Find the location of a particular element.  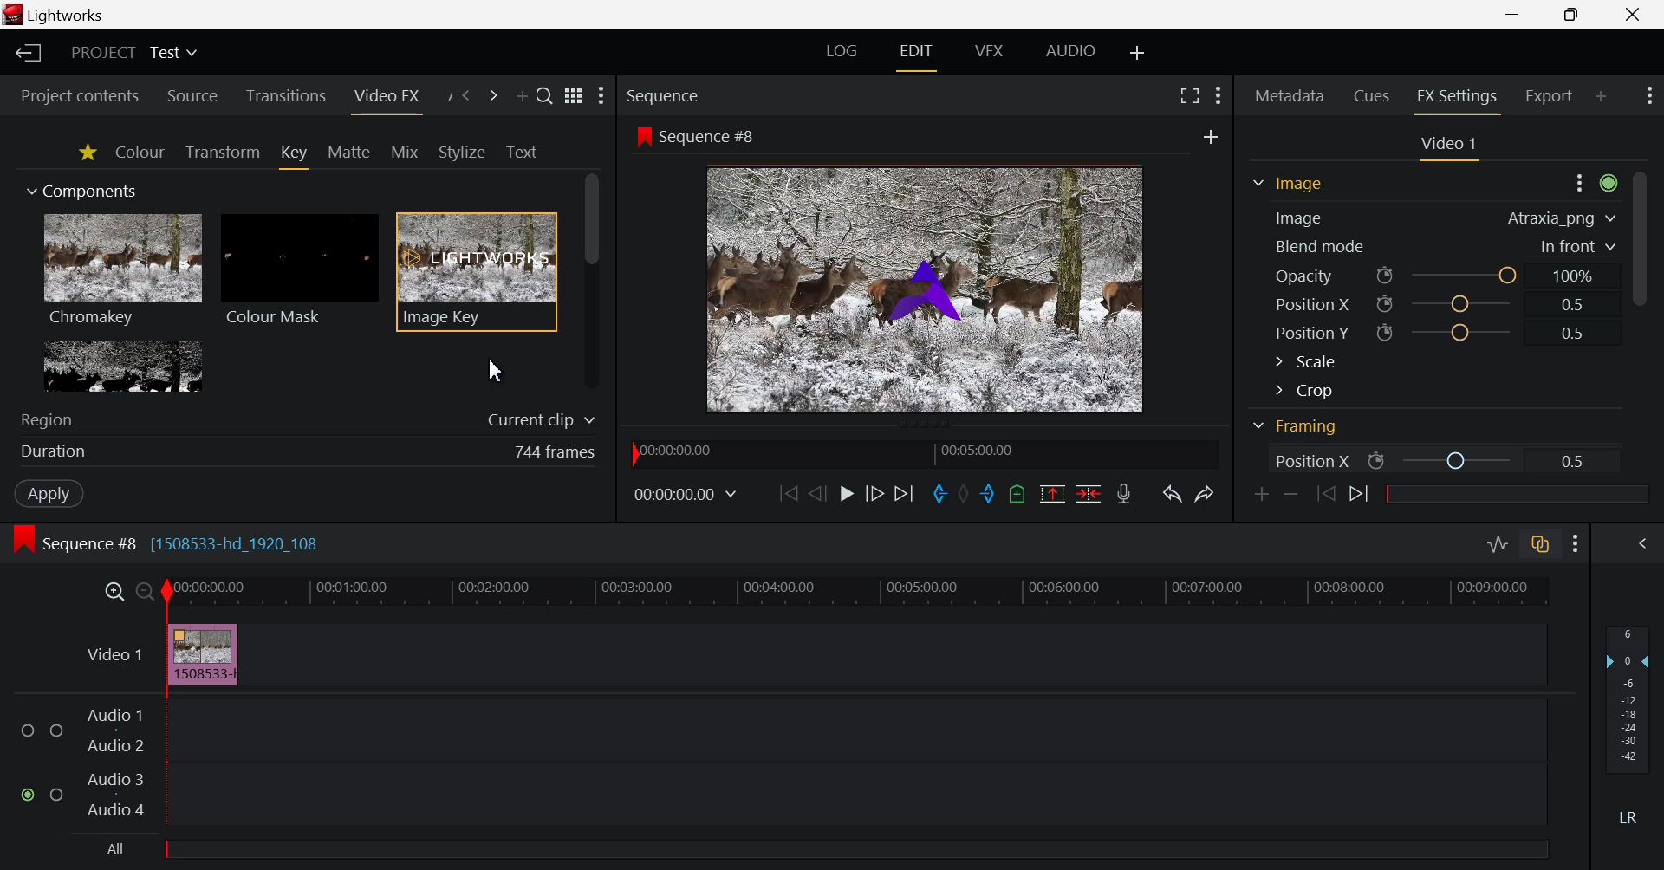

Video Layer is located at coordinates (108, 657).